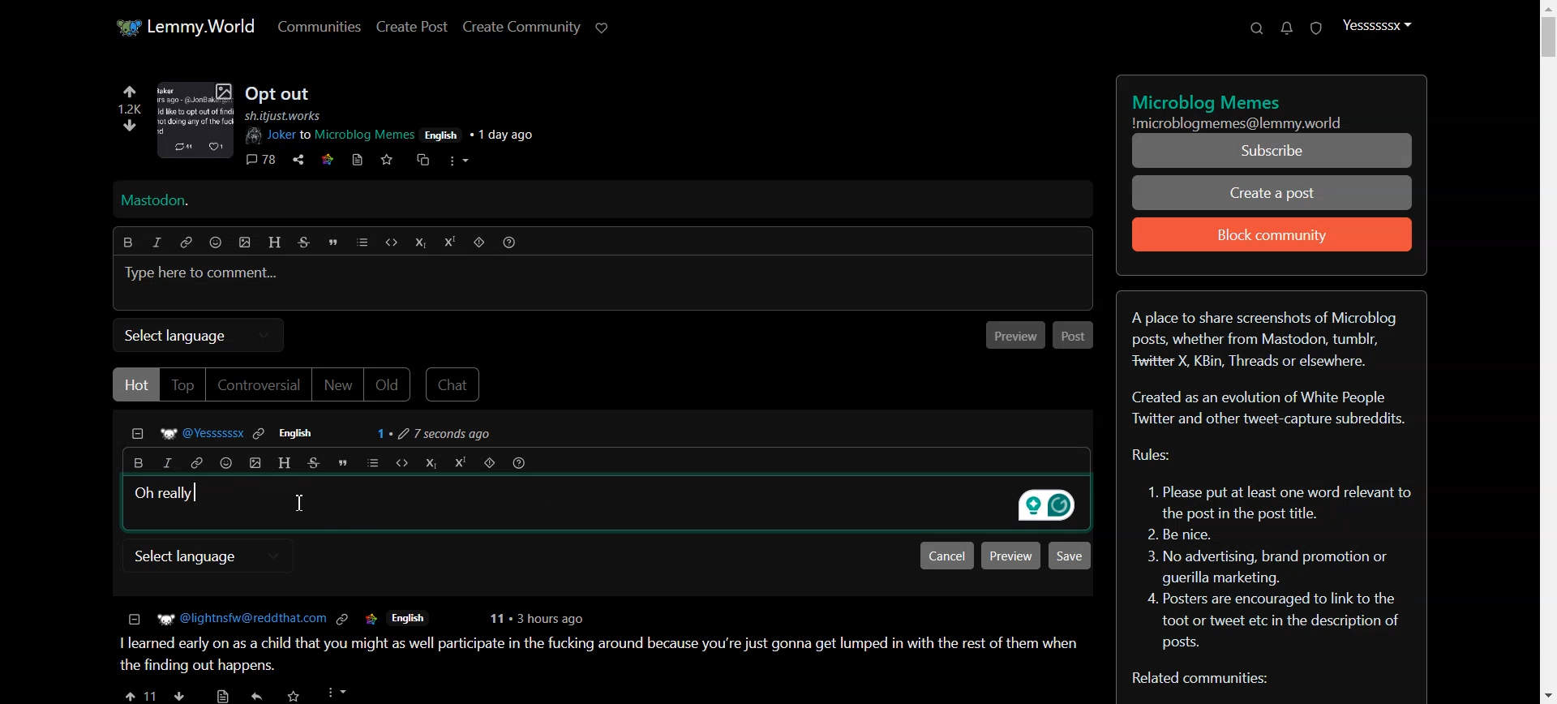  What do you see at coordinates (420, 243) in the screenshot?
I see `Subscript` at bounding box center [420, 243].